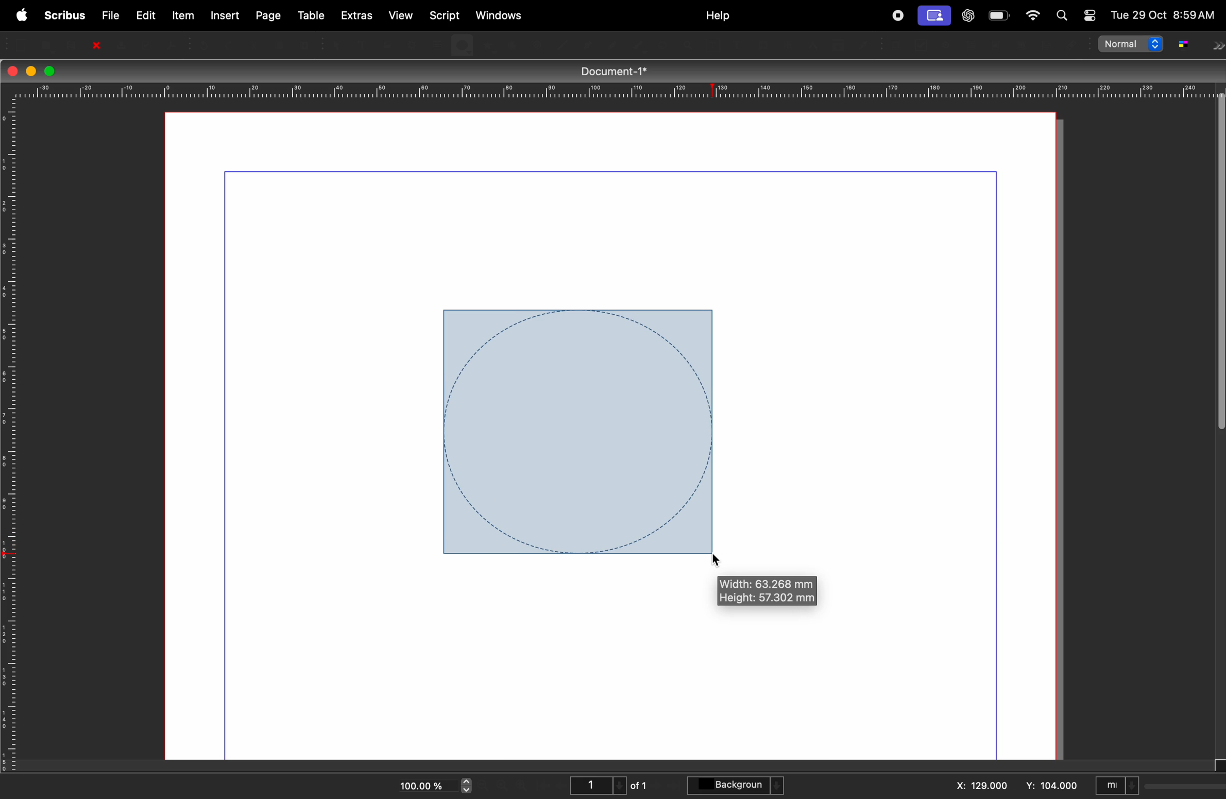 The width and height of the screenshot is (1226, 799). I want to click on chatgpt, so click(968, 14).